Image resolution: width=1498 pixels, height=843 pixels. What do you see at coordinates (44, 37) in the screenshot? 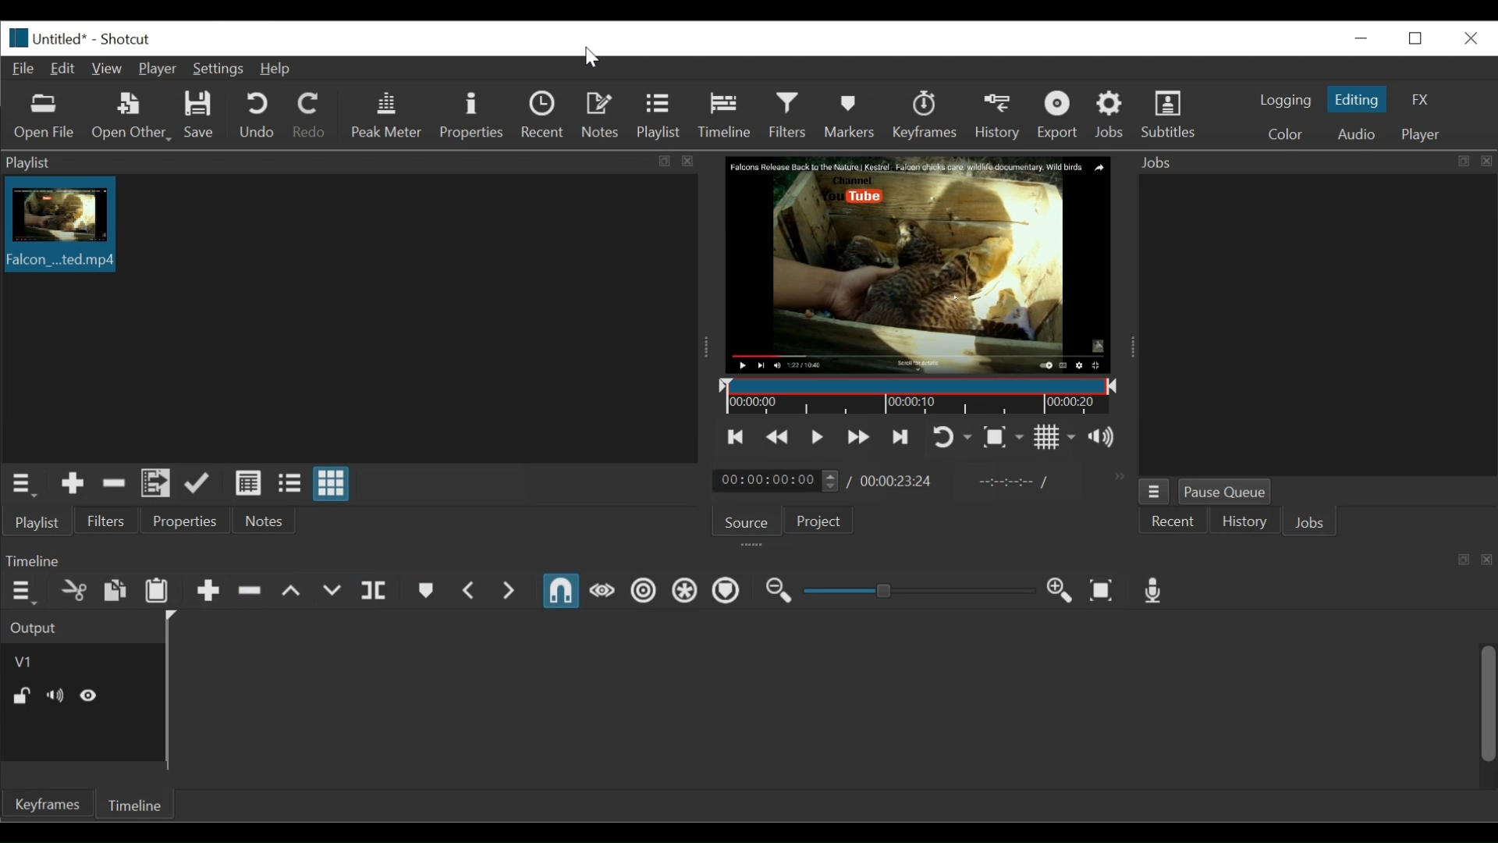
I see `Untitled` at bounding box center [44, 37].